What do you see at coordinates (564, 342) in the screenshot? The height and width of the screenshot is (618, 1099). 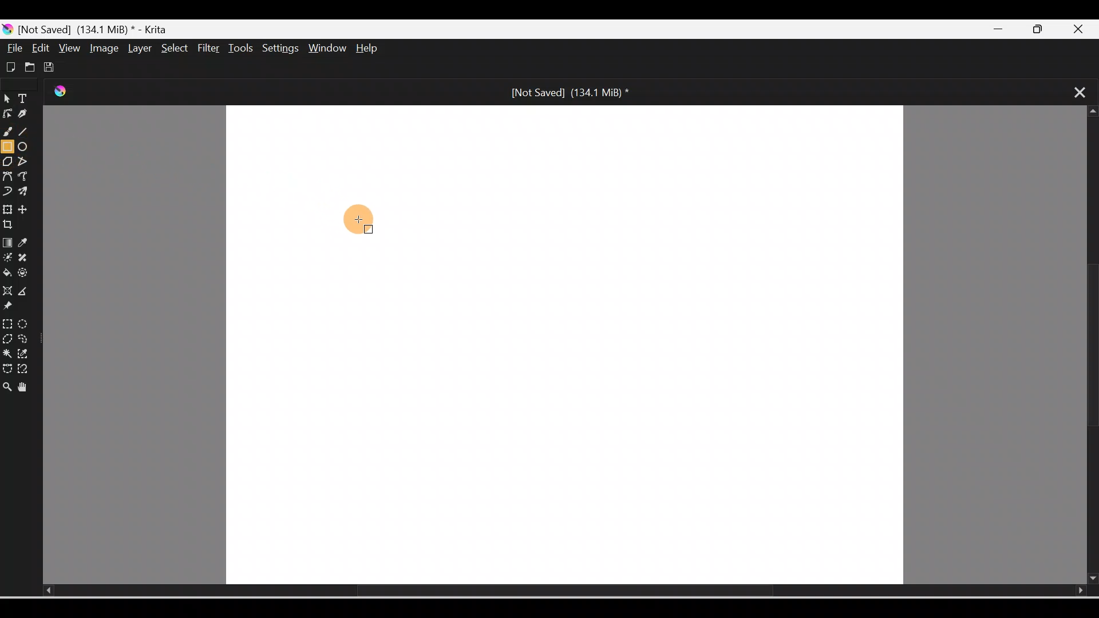 I see `Canvas` at bounding box center [564, 342].